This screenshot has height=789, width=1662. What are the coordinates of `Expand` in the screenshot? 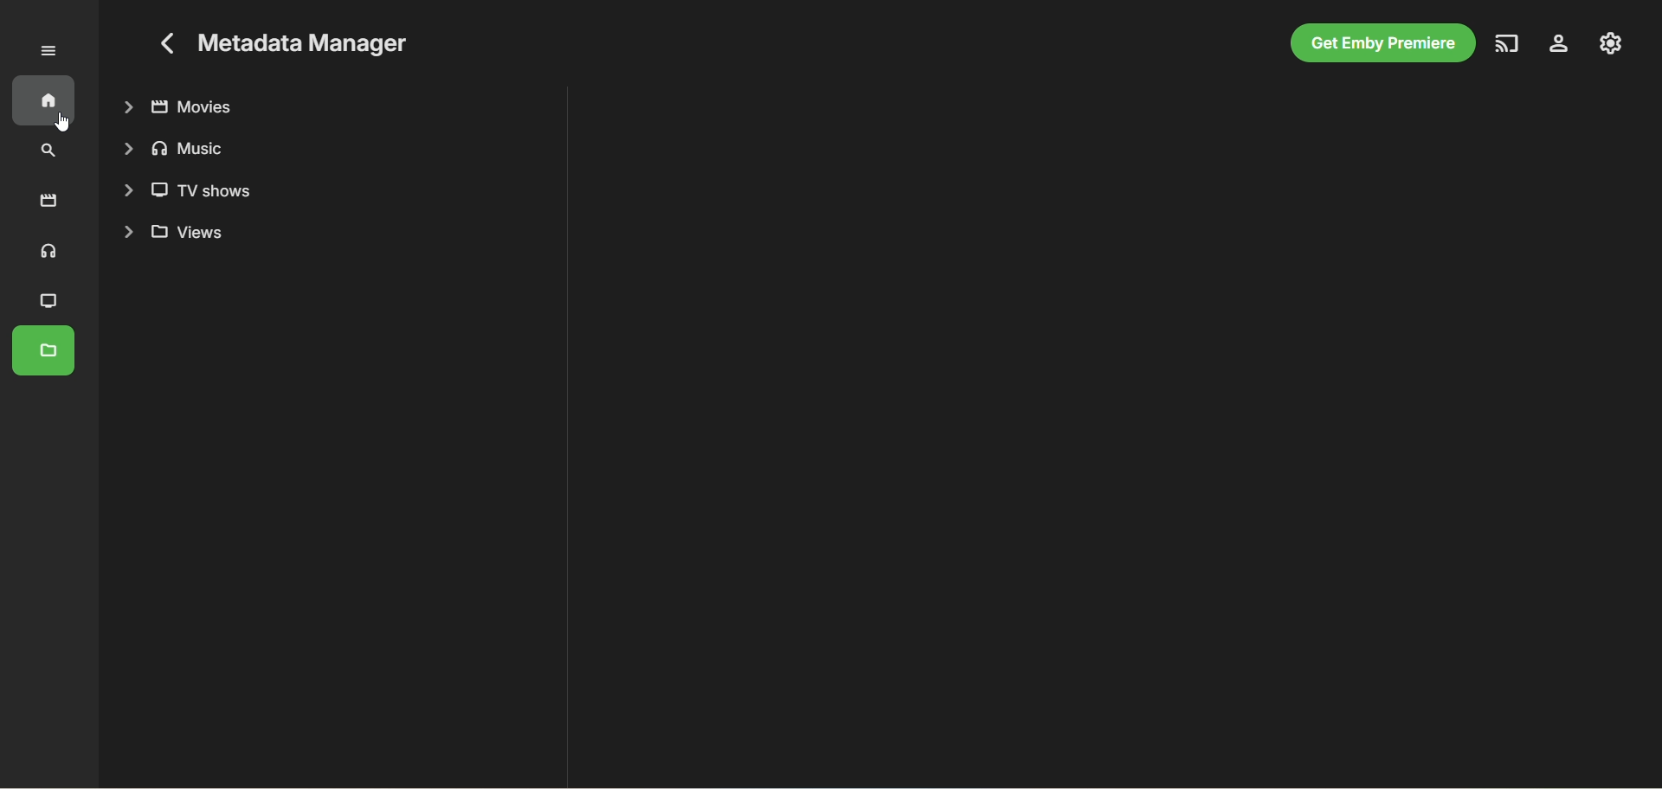 It's located at (43, 54).